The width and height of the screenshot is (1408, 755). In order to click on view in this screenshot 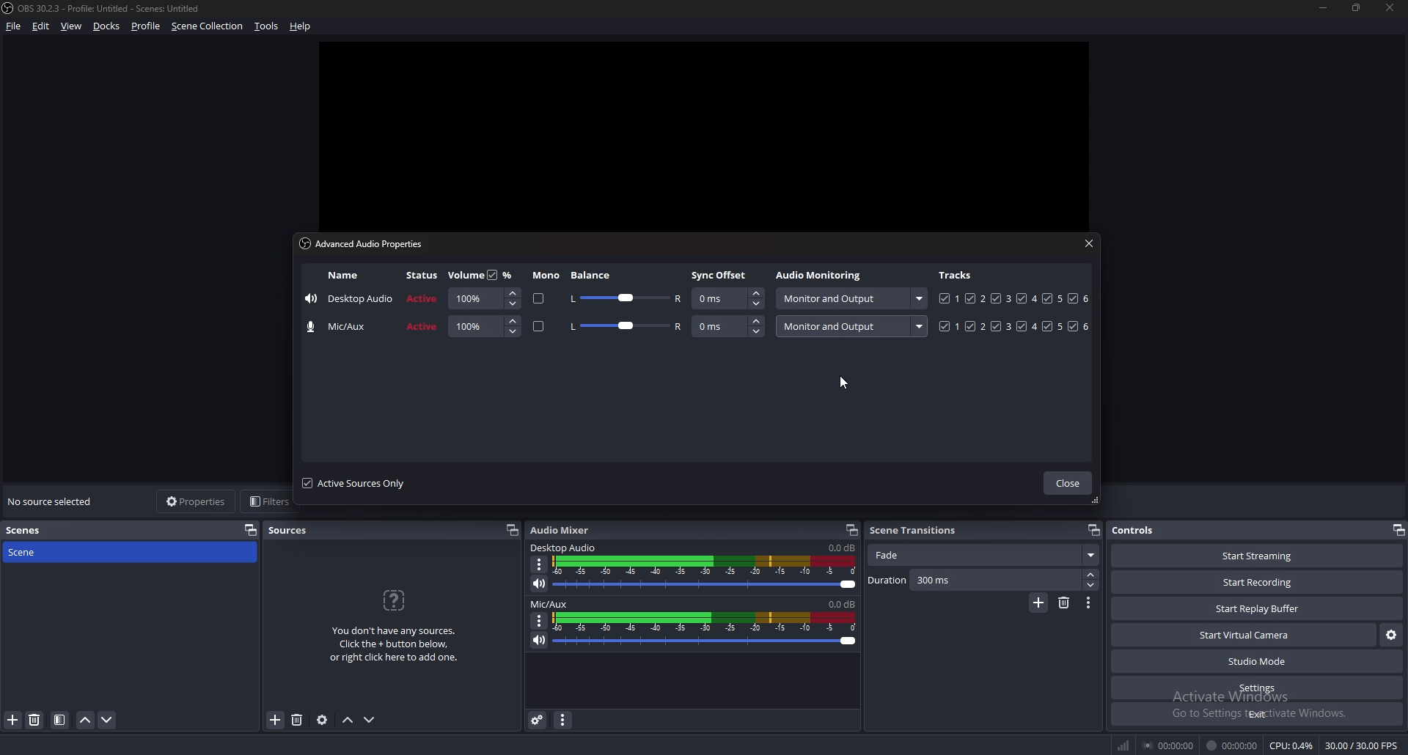, I will do `click(73, 26)`.